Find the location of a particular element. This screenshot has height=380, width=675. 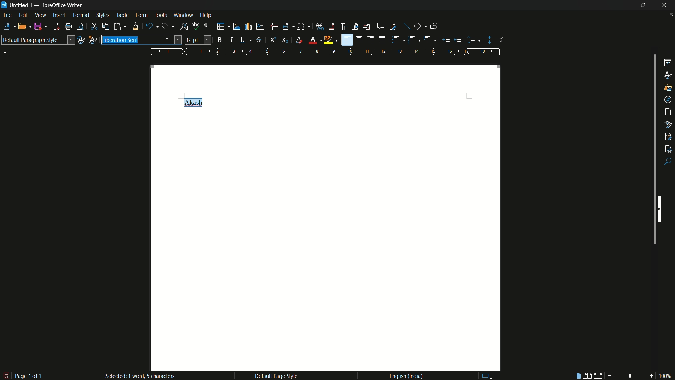

copy is located at coordinates (106, 26).